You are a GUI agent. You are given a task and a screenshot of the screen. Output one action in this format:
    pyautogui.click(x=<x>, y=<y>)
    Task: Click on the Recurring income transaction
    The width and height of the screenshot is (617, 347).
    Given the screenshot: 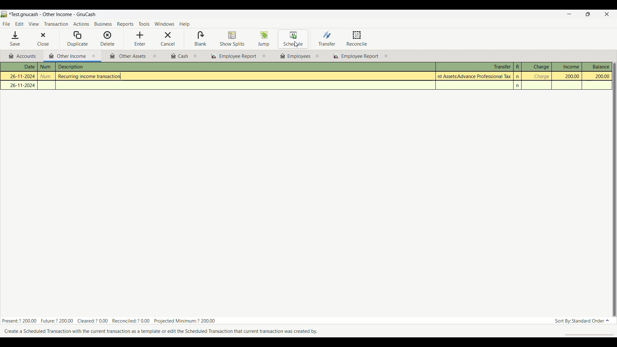 What is the action you would take?
    pyautogui.click(x=92, y=76)
    